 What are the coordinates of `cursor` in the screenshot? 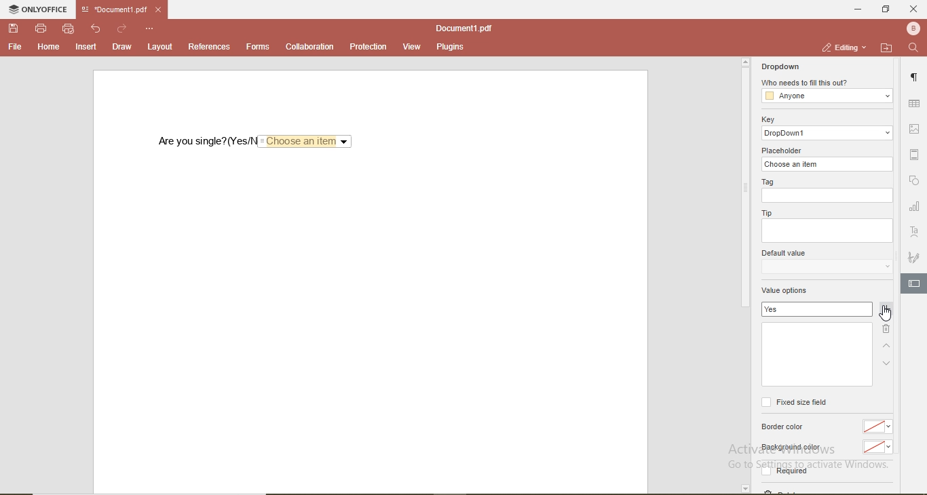 It's located at (884, 315).